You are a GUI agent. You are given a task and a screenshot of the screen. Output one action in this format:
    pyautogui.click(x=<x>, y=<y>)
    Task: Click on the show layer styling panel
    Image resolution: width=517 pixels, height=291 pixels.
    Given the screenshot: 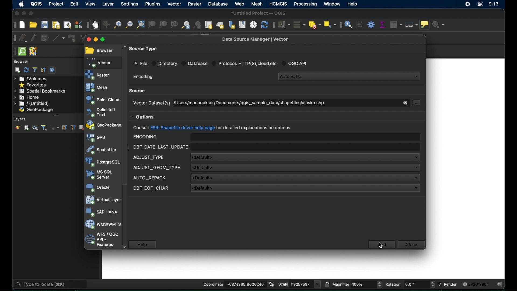 What is the action you would take?
    pyautogui.click(x=17, y=128)
    